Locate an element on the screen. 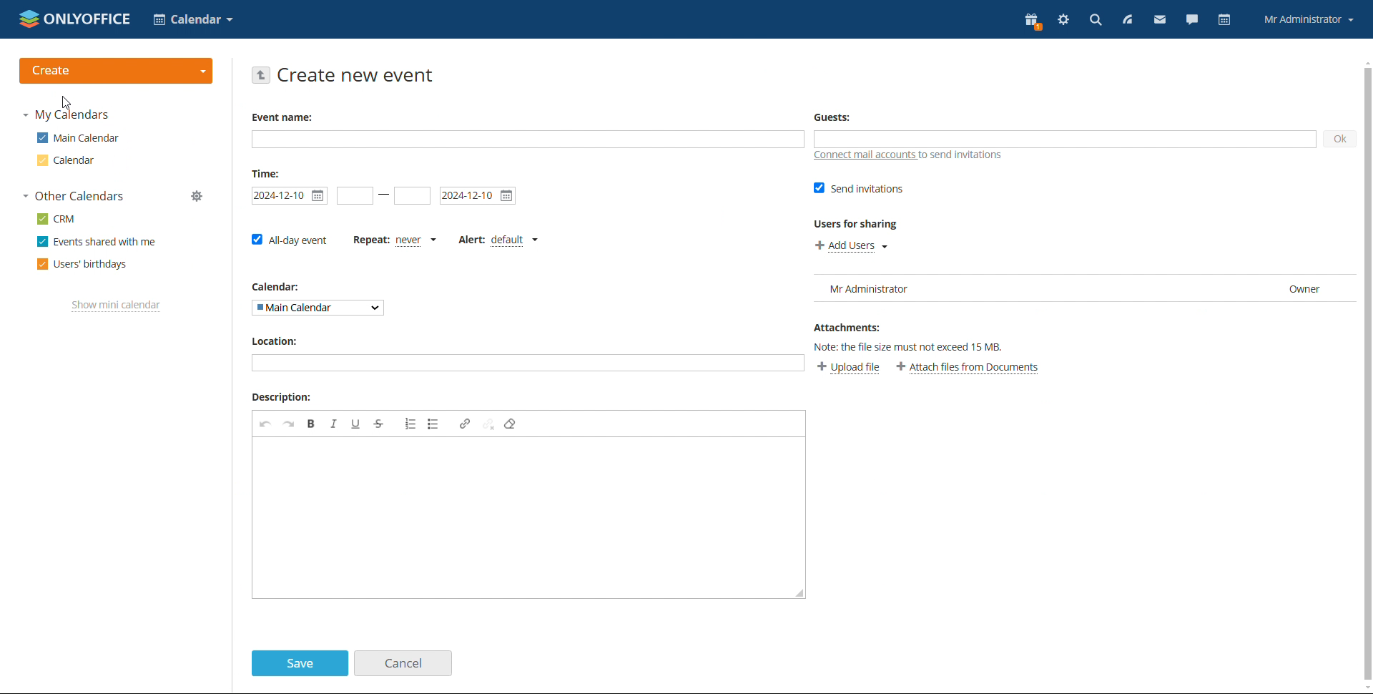 Image resolution: width=1373 pixels, height=694 pixels. mail is located at coordinates (1159, 20).